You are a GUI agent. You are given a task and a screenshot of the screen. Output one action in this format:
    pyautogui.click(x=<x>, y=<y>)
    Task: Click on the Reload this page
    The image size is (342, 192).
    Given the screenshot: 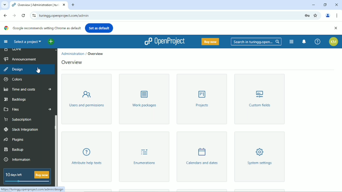 What is the action you would take?
    pyautogui.click(x=23, y=16)
    